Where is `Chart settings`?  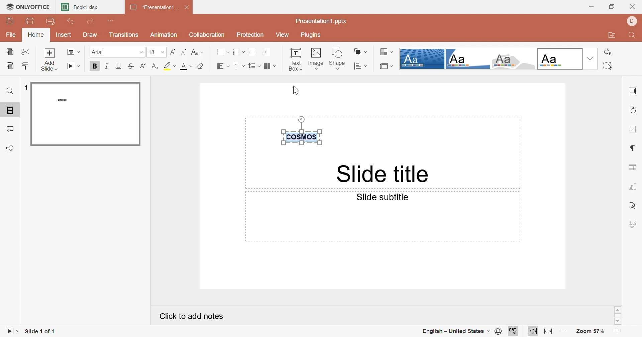 Chart settings is located at coordinates (631, 186).